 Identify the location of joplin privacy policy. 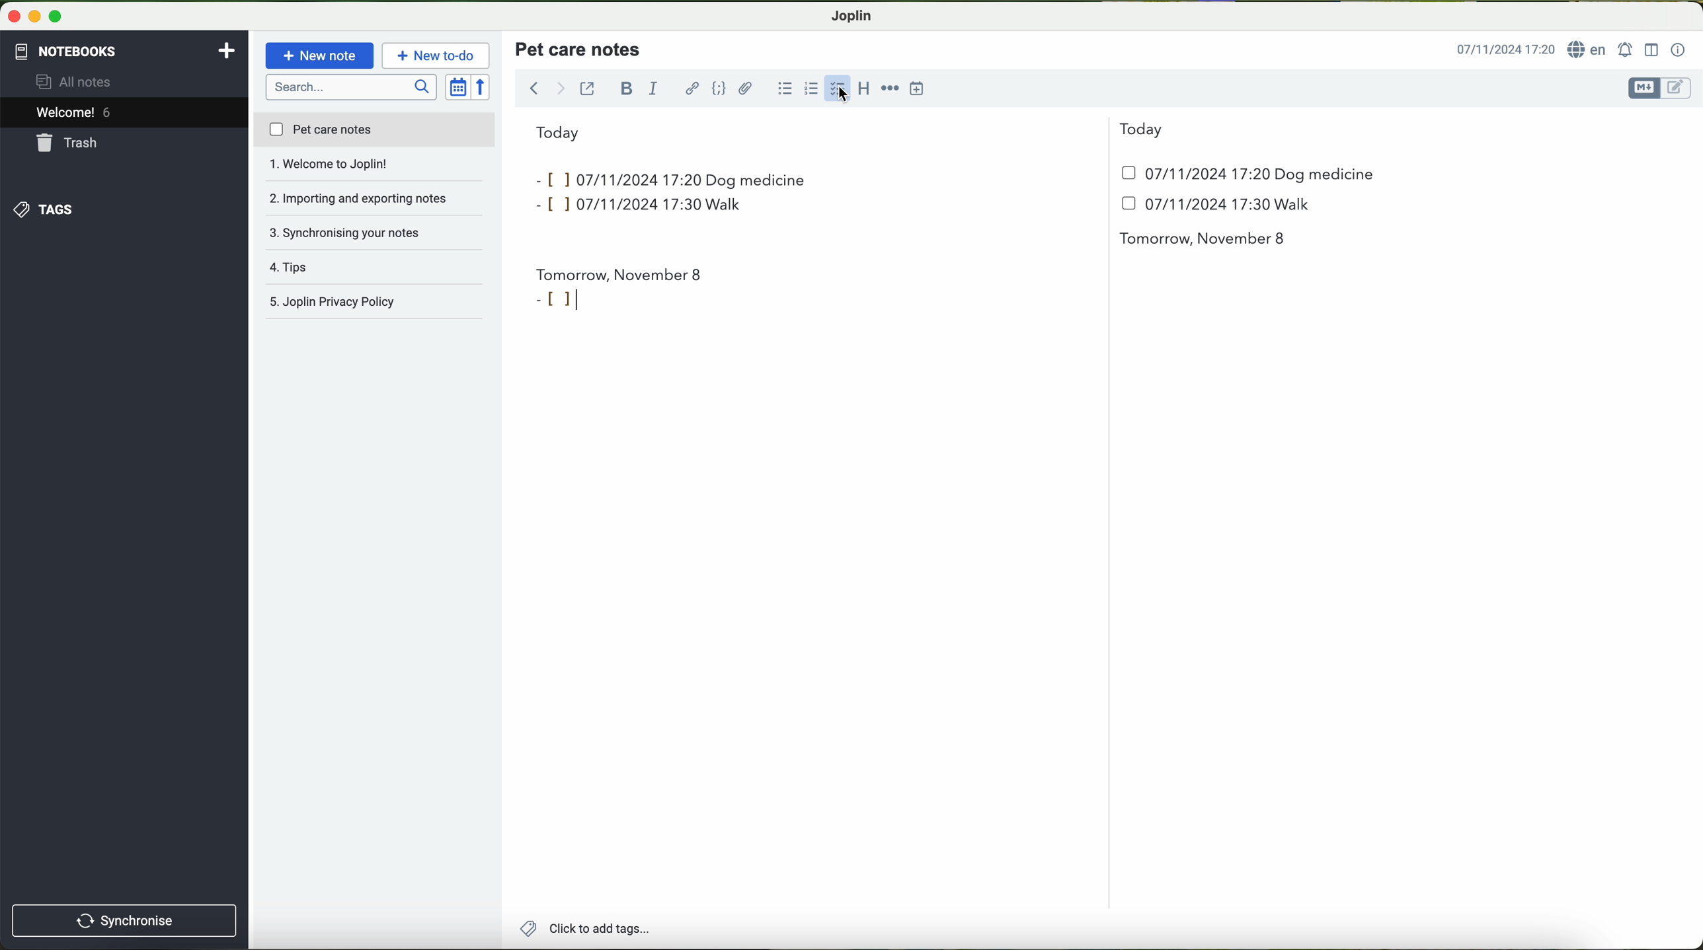
(368, 303).